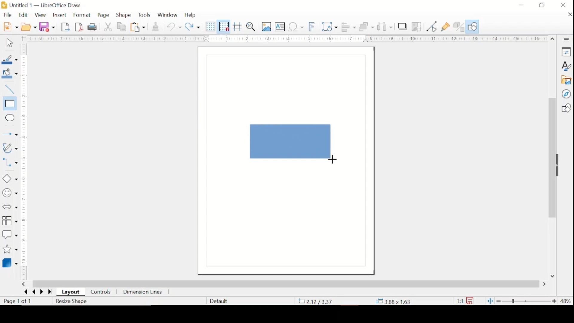 The image size is (574, 323). I want to click on navigator, so click(566, 94).